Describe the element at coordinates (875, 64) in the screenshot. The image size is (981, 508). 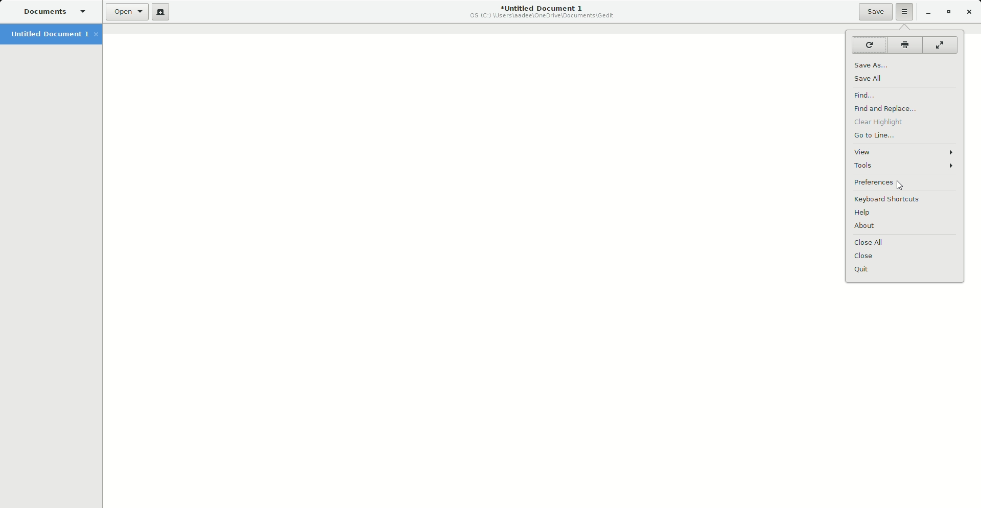
I see `Save as` at that location.